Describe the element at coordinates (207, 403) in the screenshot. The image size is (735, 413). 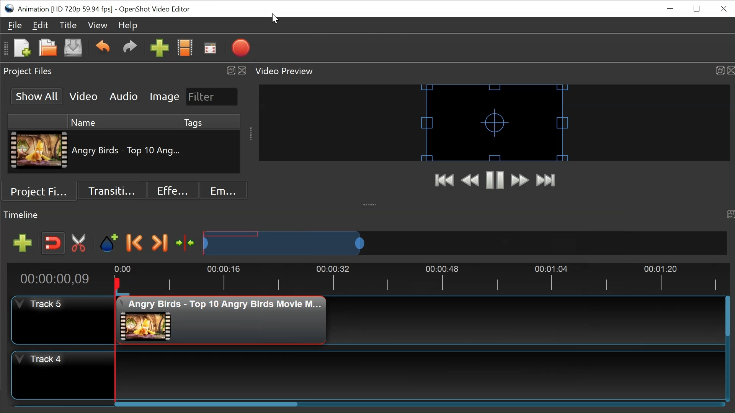
I see `Vertical Scroll bar` at that location.